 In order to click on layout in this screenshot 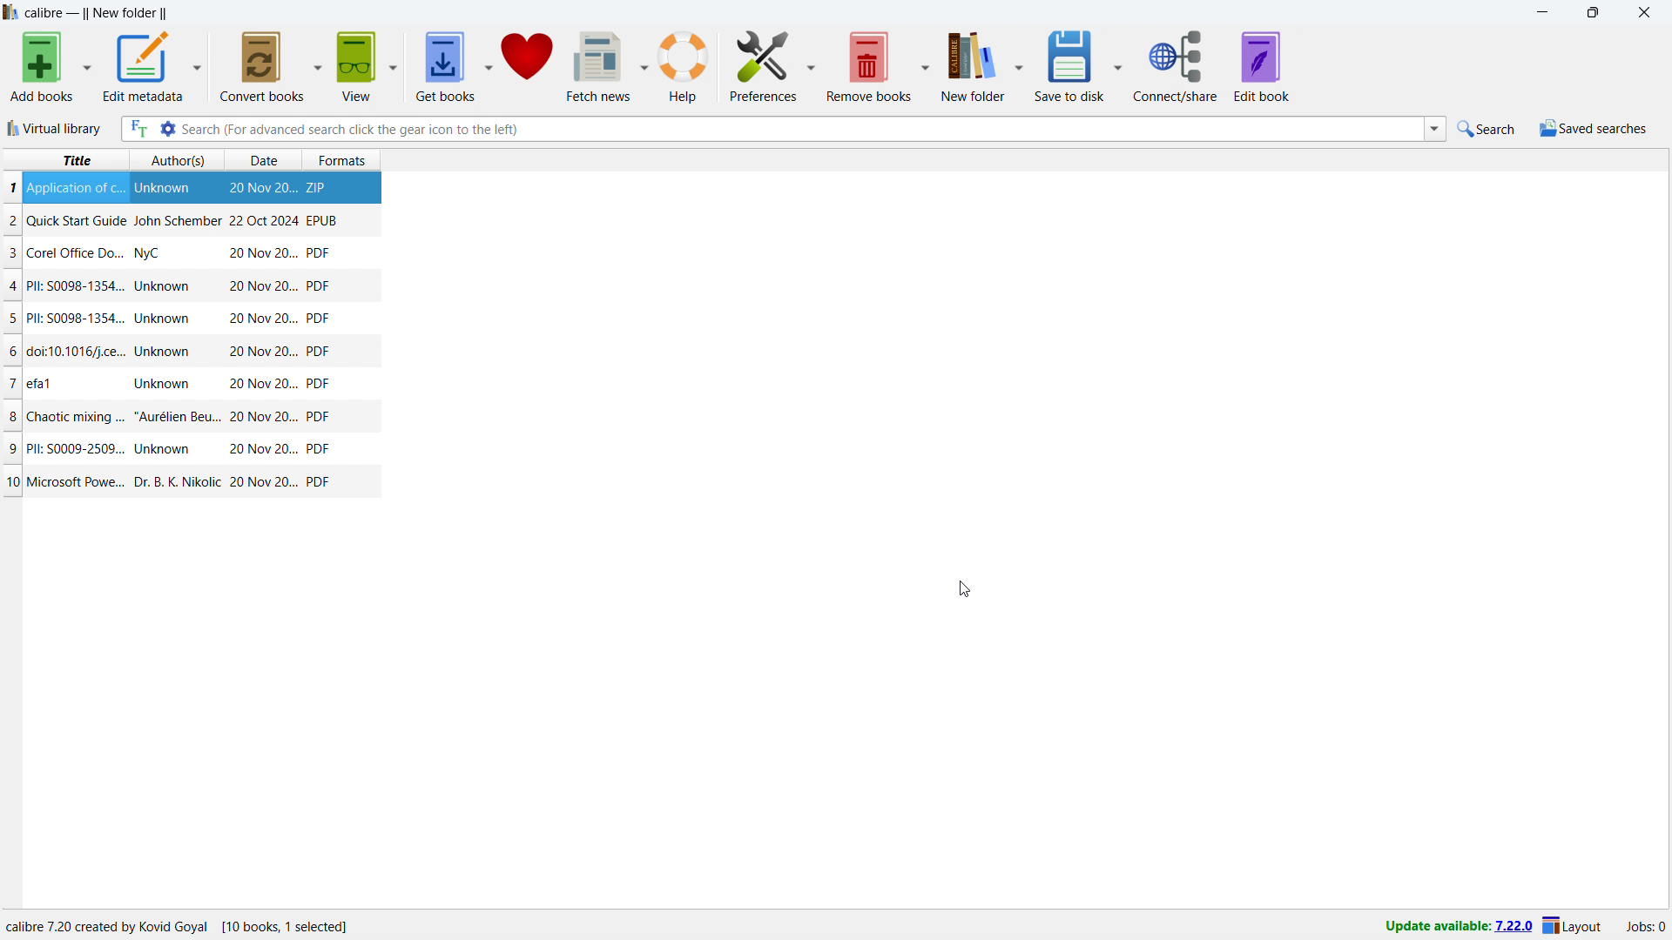, I will do `click(1573, 927)`.